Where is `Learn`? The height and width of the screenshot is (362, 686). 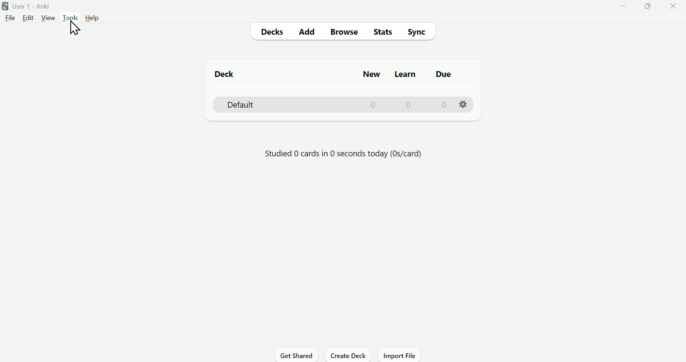
Learn is located at coordinates (404, 75).